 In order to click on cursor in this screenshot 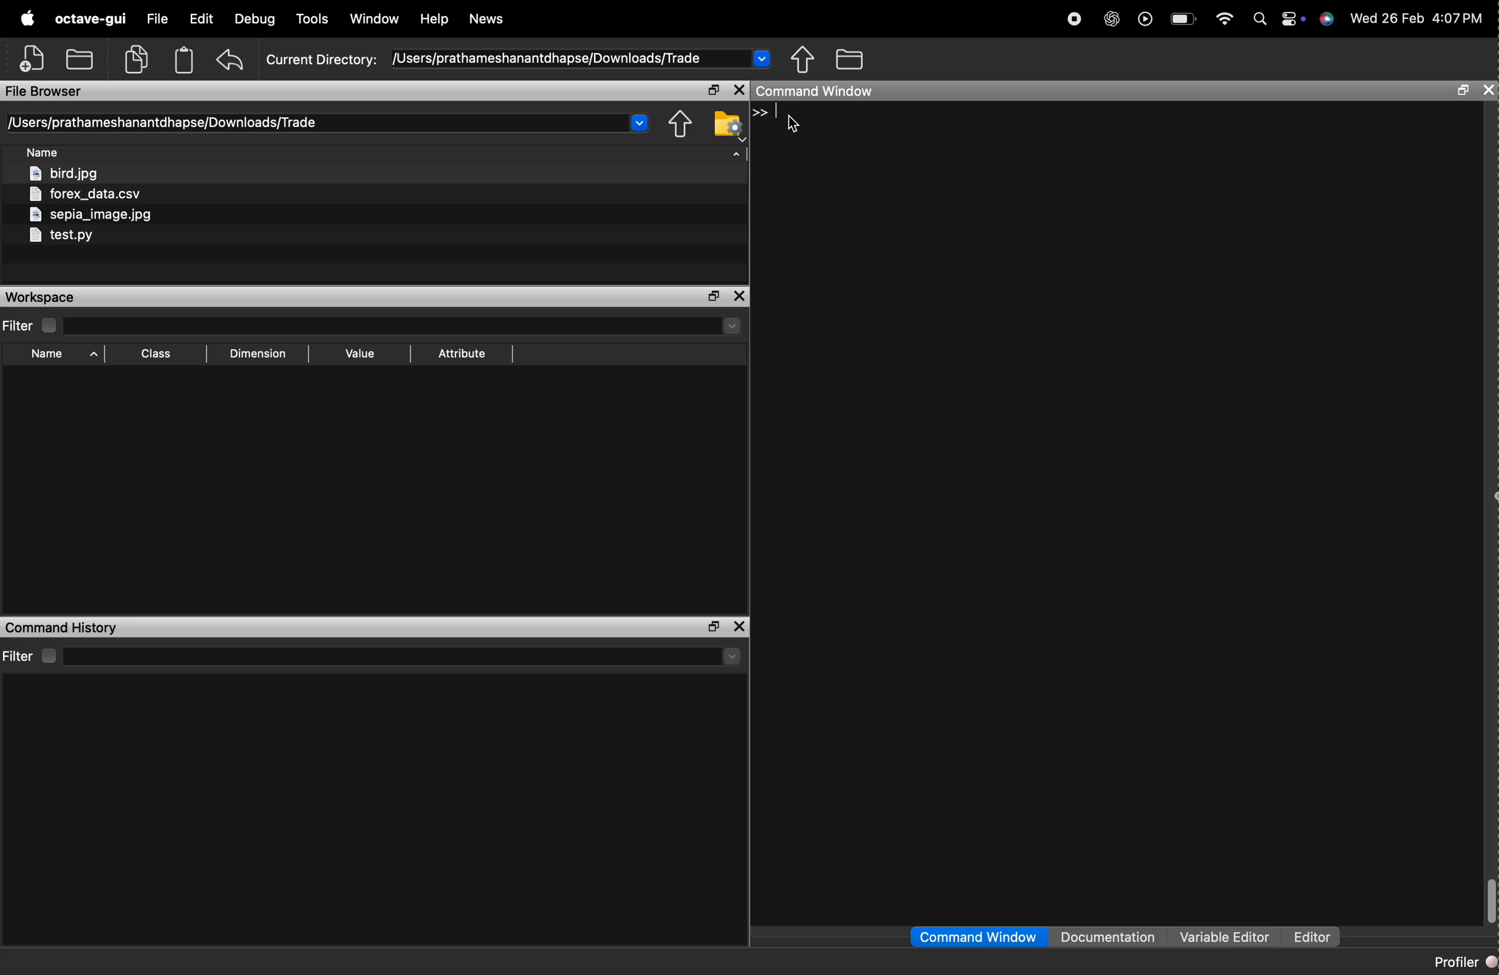, I will do `click(795, 123)`.